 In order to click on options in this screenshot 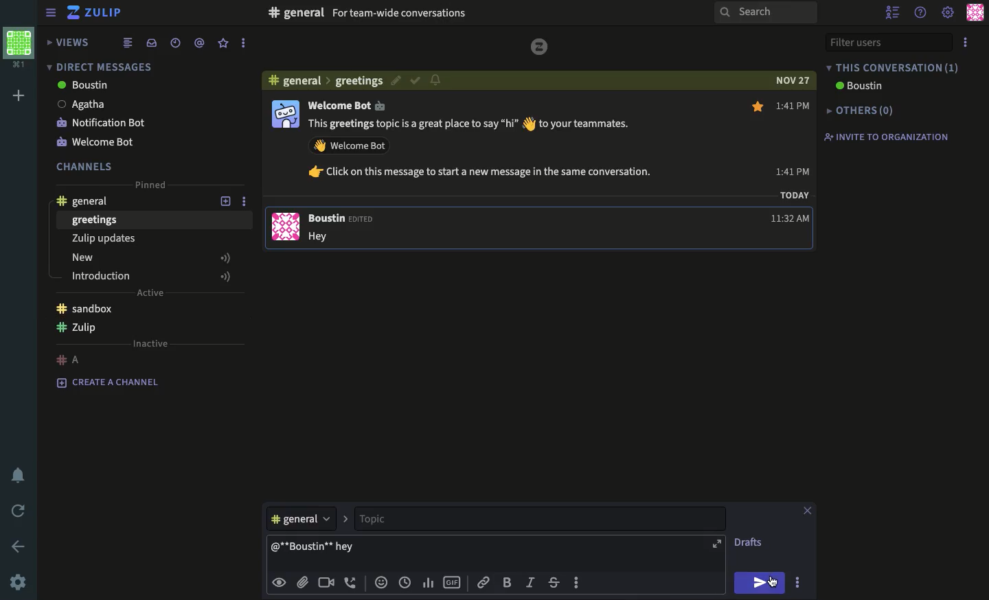, I will do `click(241, 43)`.